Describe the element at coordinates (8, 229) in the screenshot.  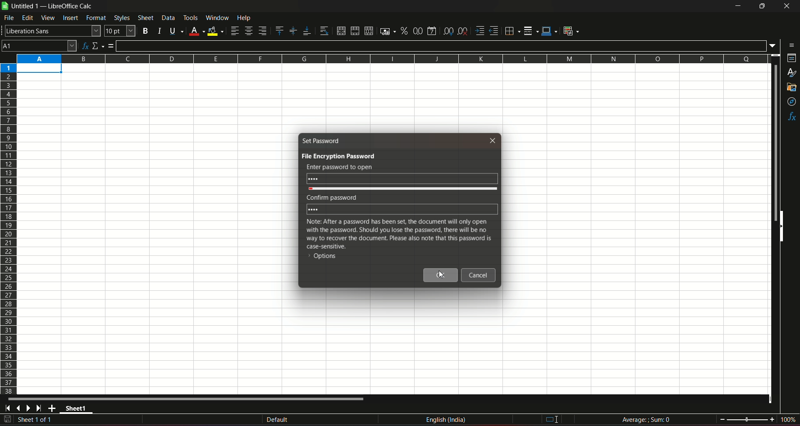
I see `rows` at that location.